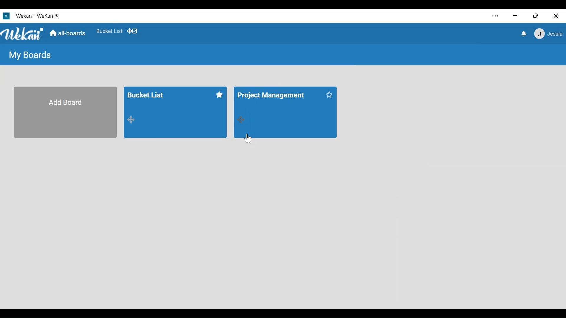 The image size is (566, 318). What do you see at coordinates (68, 33) in the screenshot?
I see `All-boards` at bounding box center [68, 33].